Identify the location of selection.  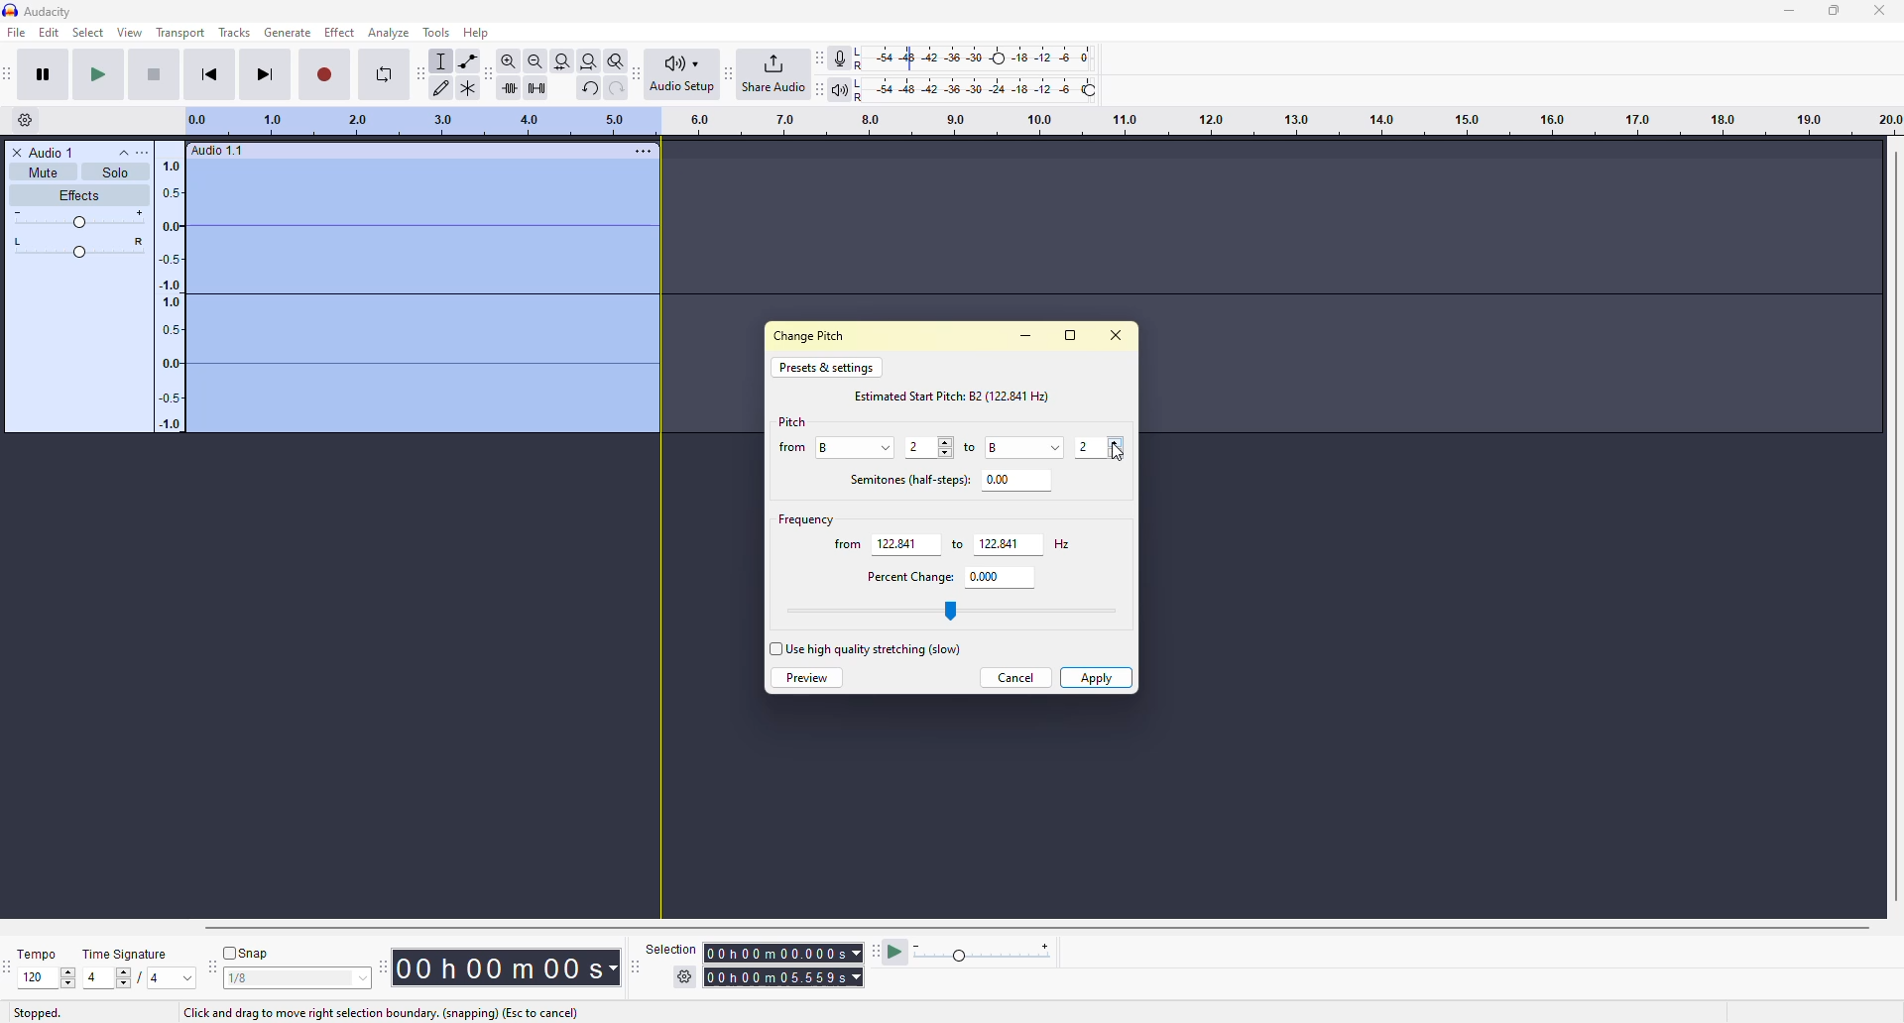
(667, 948).